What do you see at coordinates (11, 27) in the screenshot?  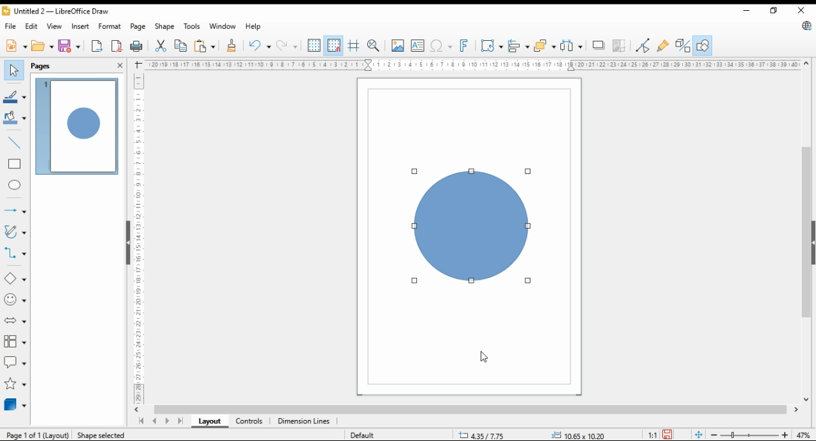 I see `file` at bounding box center [11, 27].